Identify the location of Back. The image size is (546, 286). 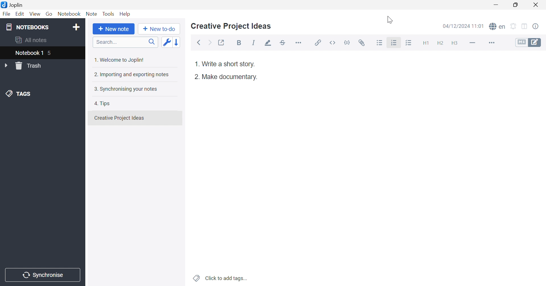
(200, 42).